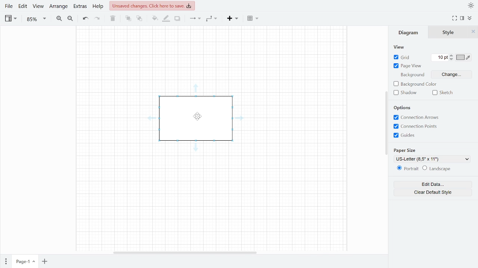  I want to click on change, so click(445, 74).